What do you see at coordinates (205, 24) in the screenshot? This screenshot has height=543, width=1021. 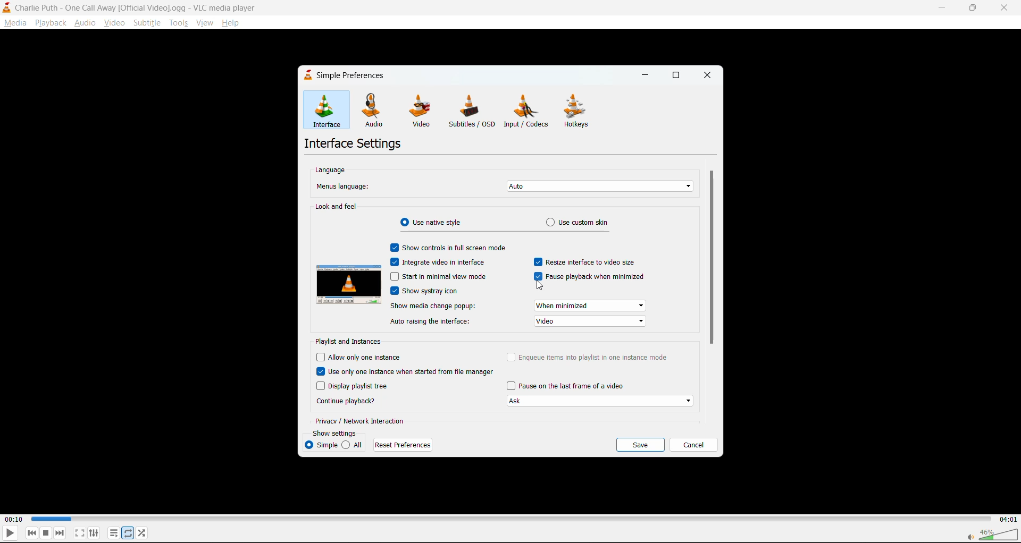 I see `view` at bounding box center [205, 24].